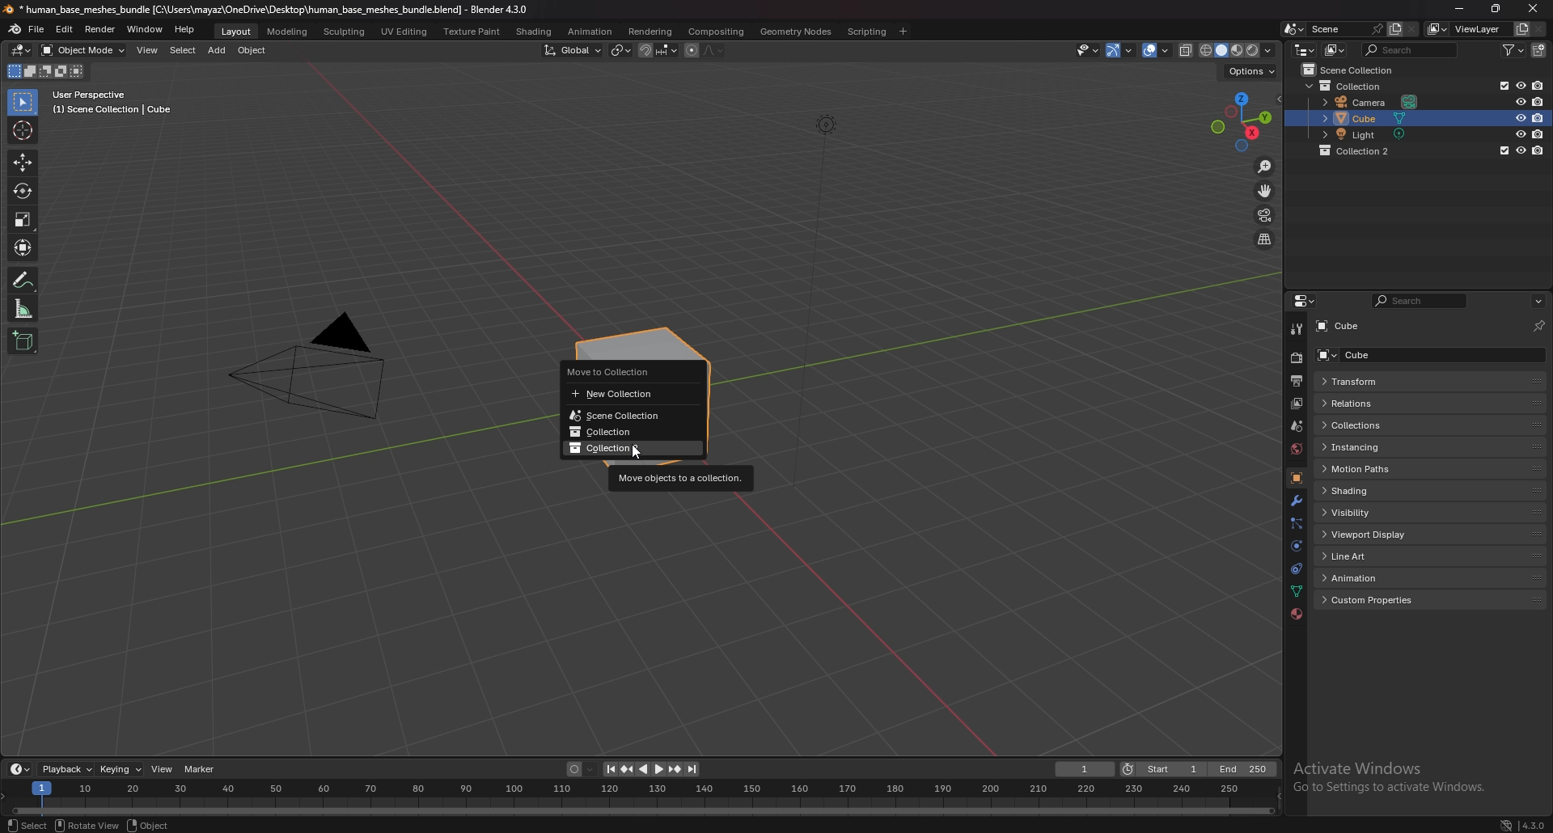  What do you see at coordinates (346, 31) in the screenshot?
I see `sculpting` at bounding box center [346, 31].